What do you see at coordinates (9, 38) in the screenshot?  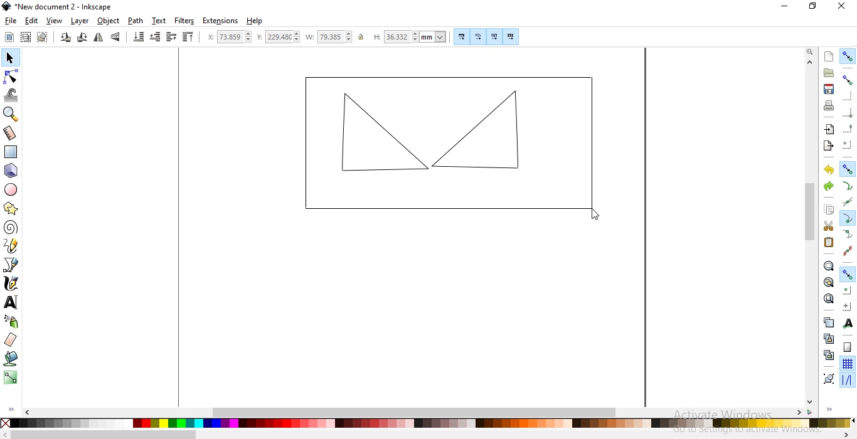 I see `select all objects or nodes` at bounding box center [9, 38].